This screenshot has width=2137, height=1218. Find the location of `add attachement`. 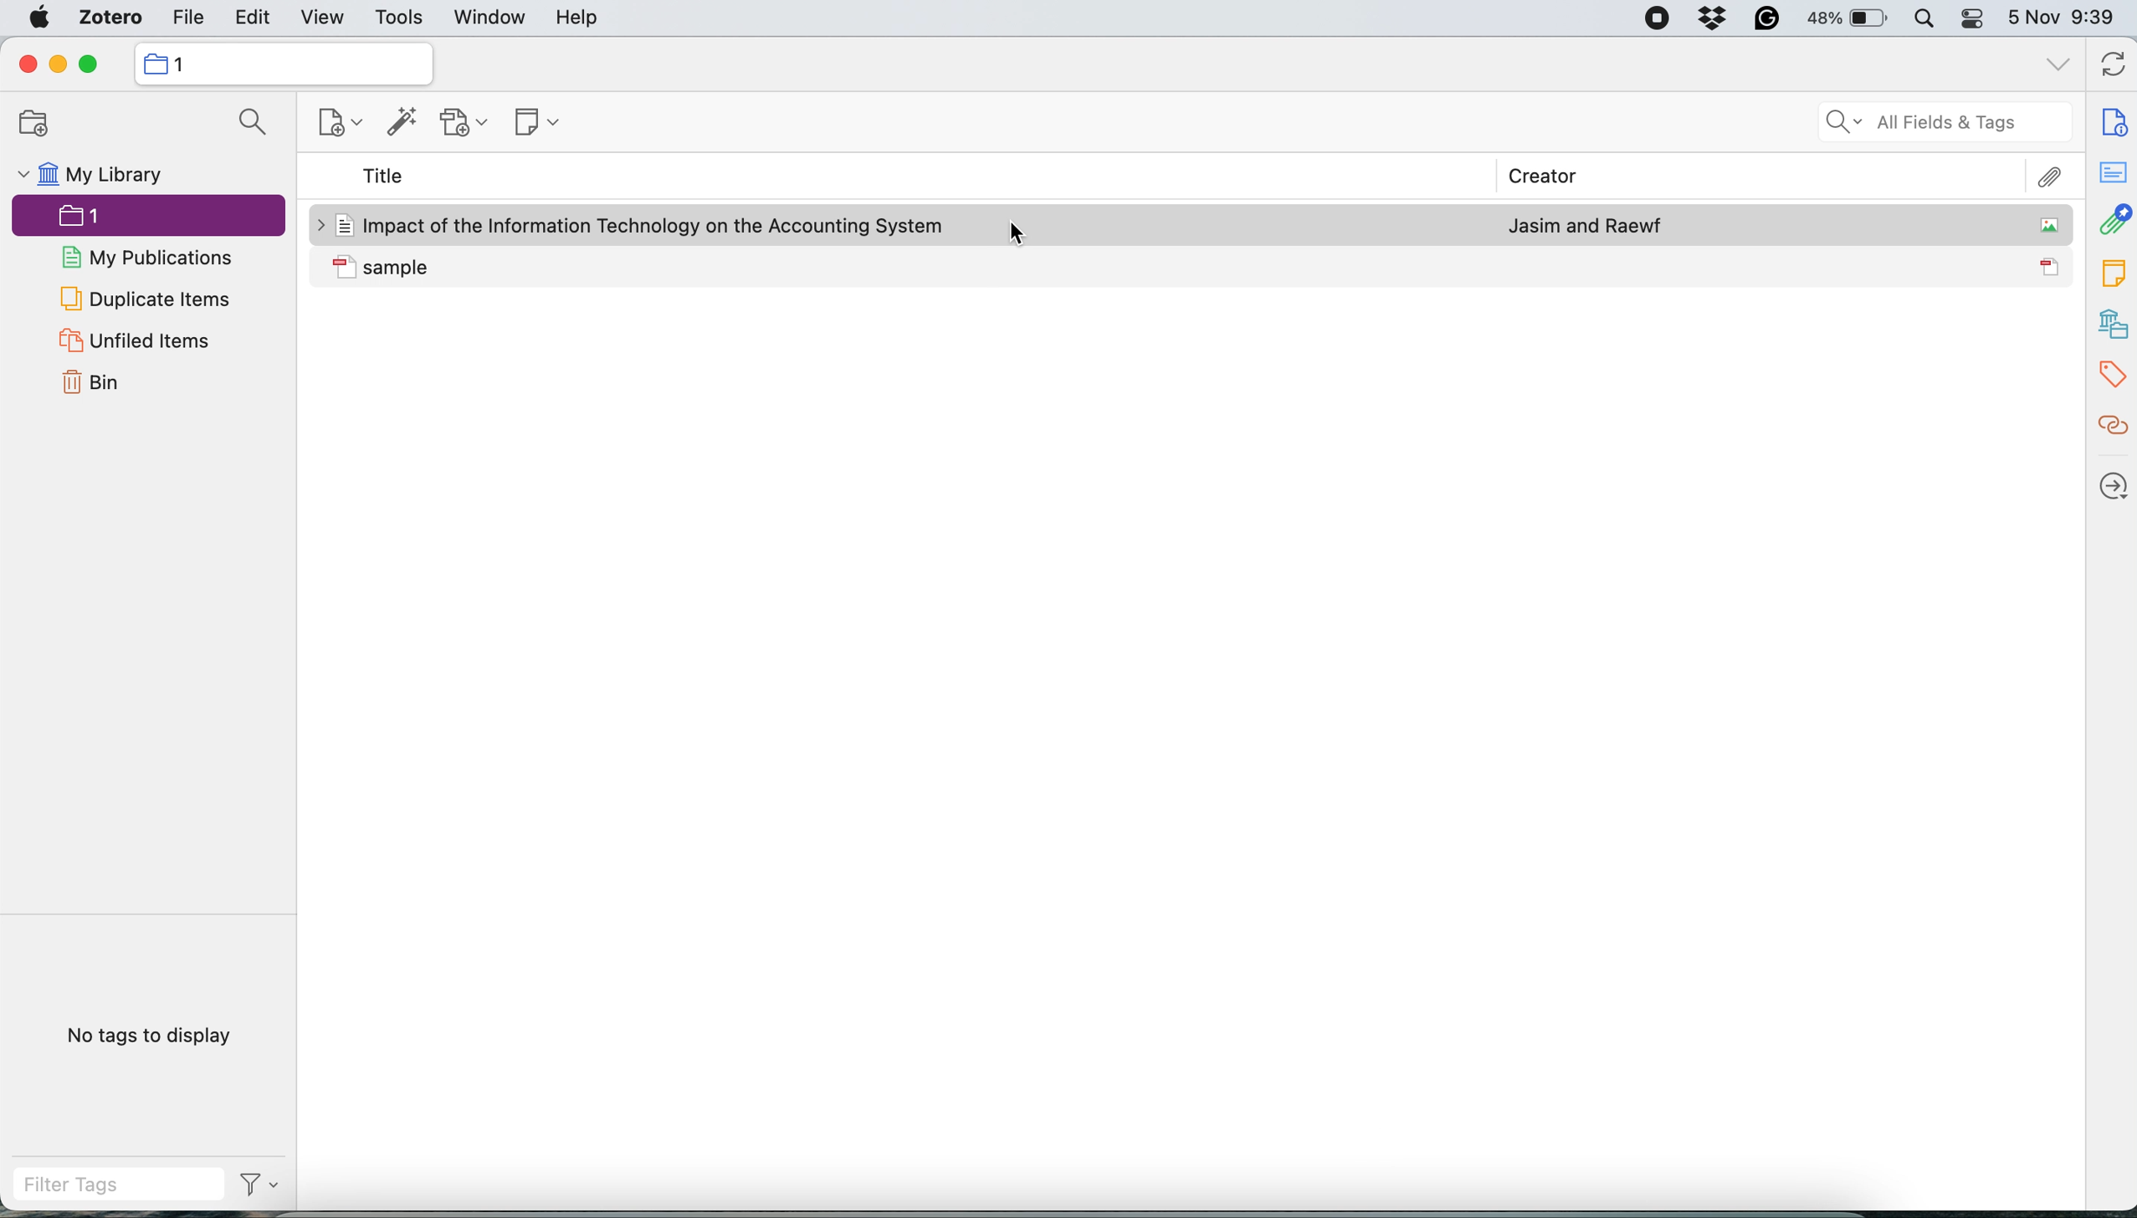

add attachement is located at coordinates (467, 122).